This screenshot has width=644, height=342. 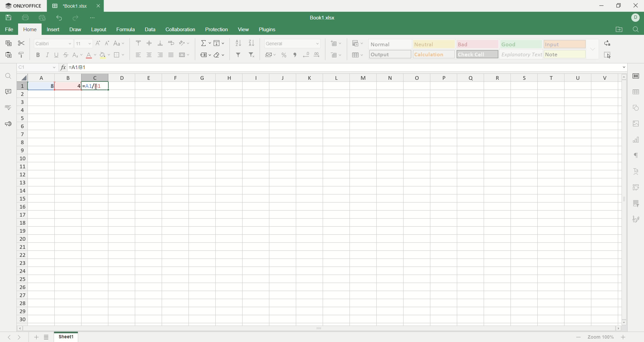 I want to click on Book1.xlsx, so click(x=69, y=5).